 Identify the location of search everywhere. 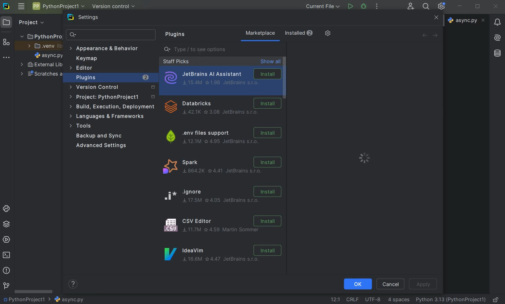
(426, 6).